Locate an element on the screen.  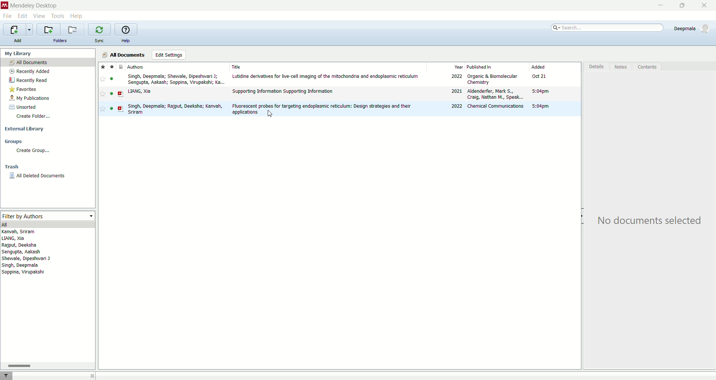
Fluorescent probes for targeting endoplasmic reticulum: Design strategies and their applications is located at coordinates (322, 109).